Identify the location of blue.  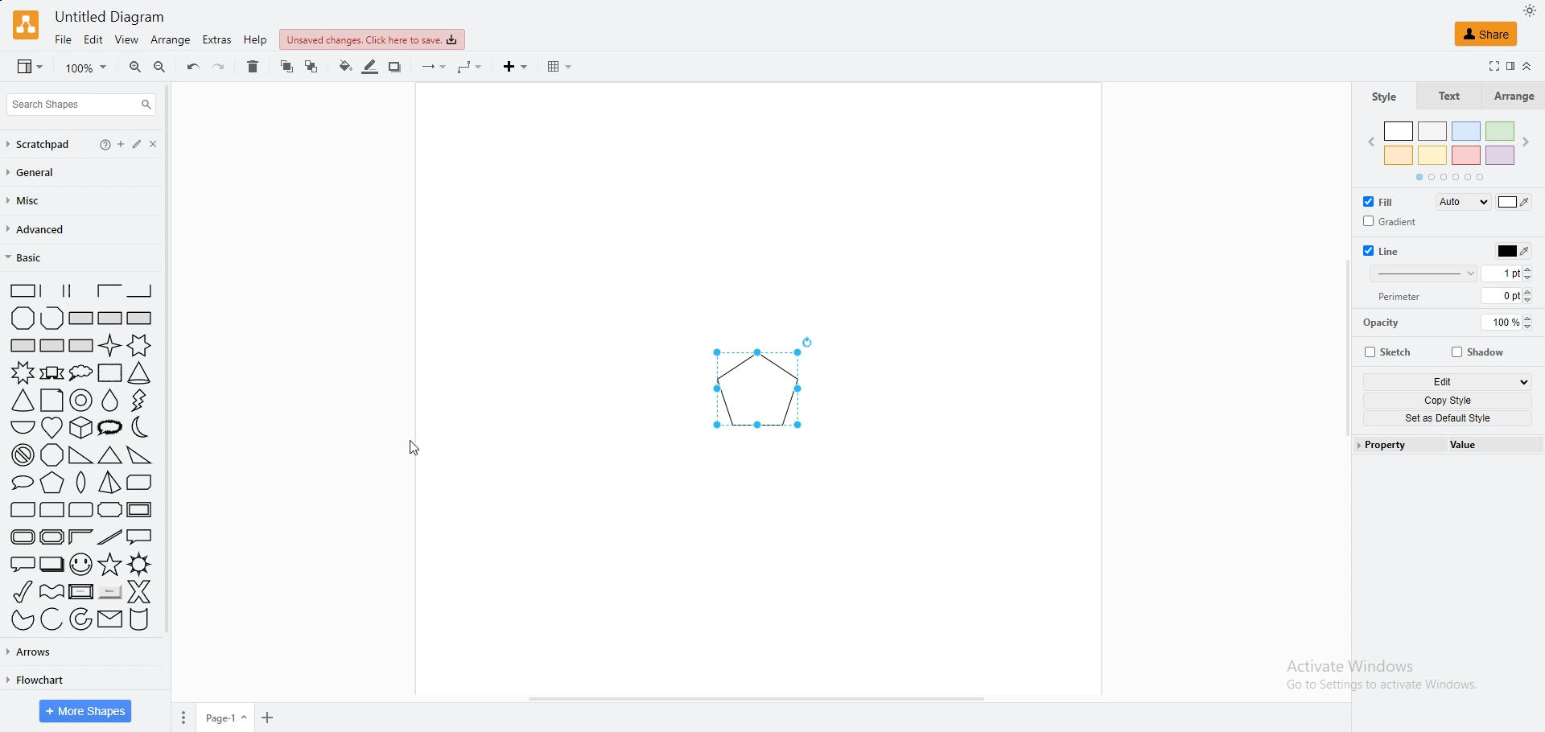
(1467, 132).